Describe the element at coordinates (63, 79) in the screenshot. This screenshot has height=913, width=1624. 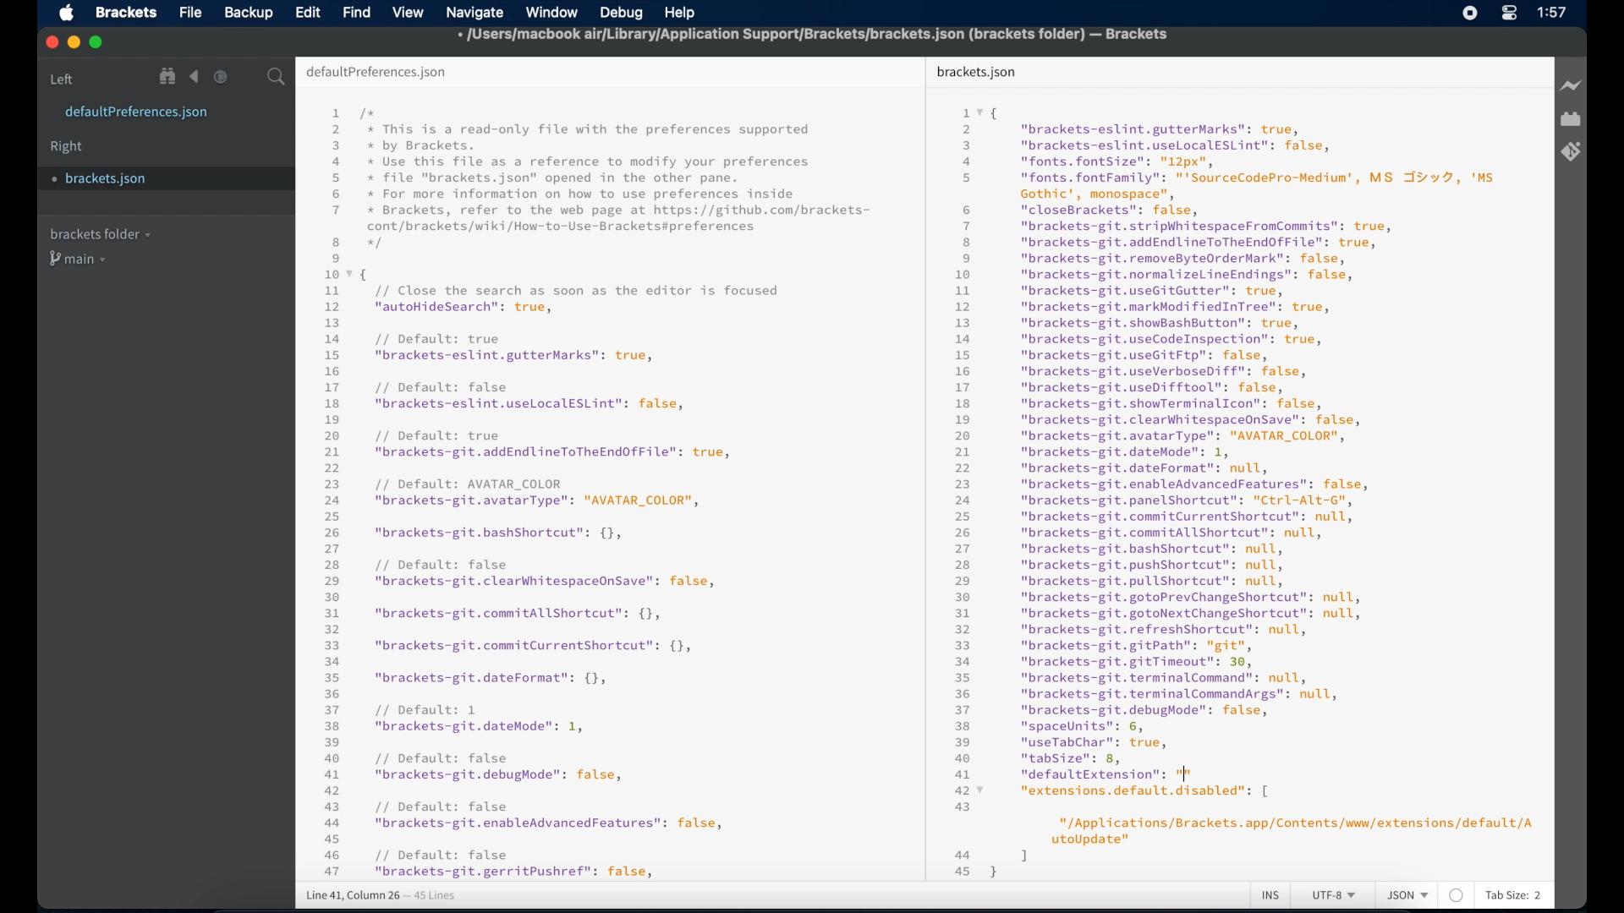
I see `left` at that location.